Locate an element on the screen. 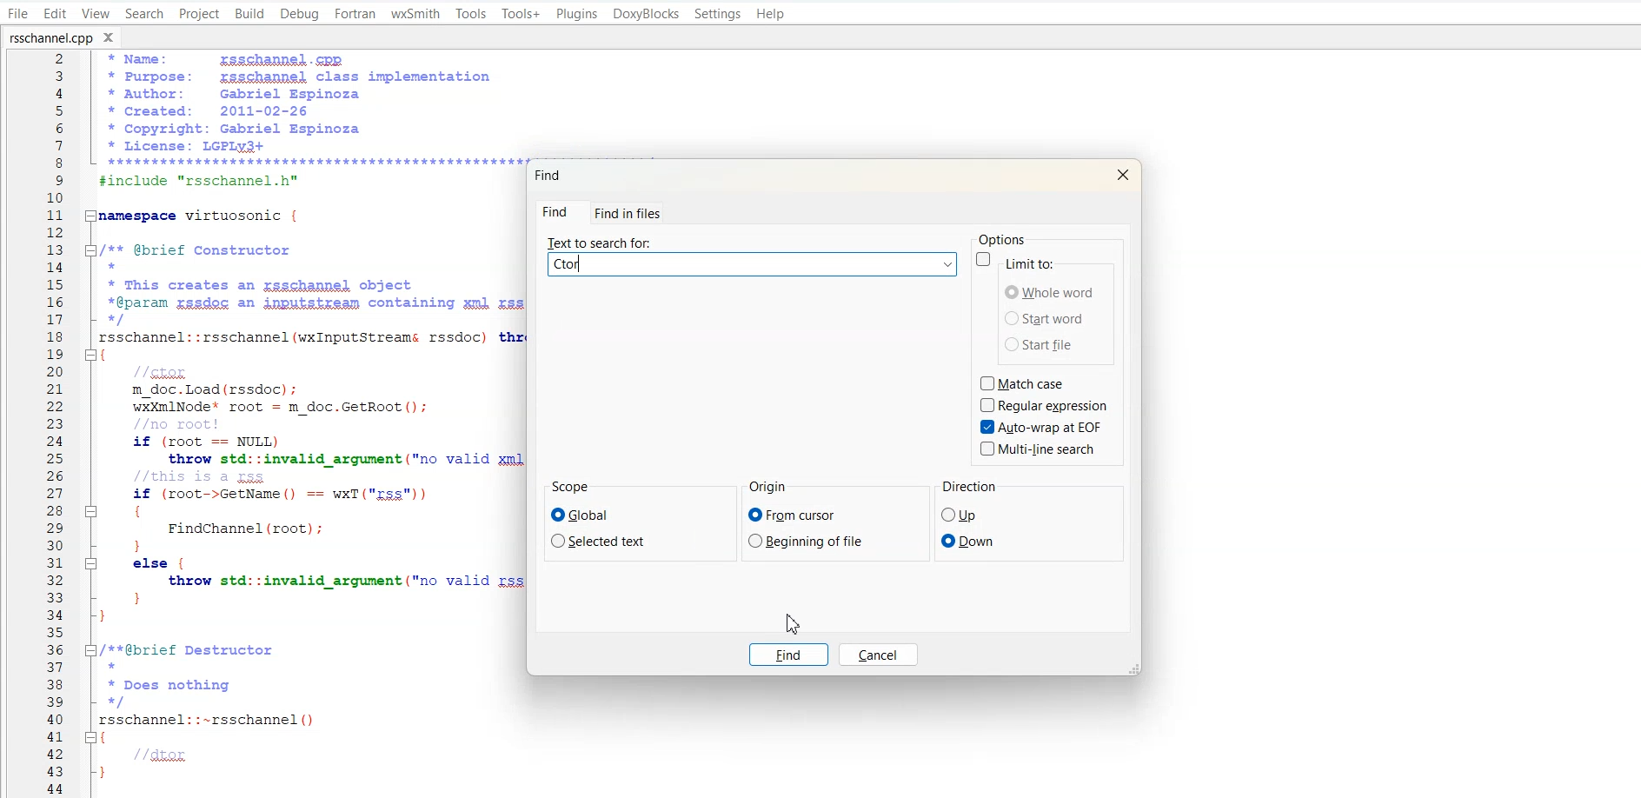  Selected text is located at coordinates (602, 540).